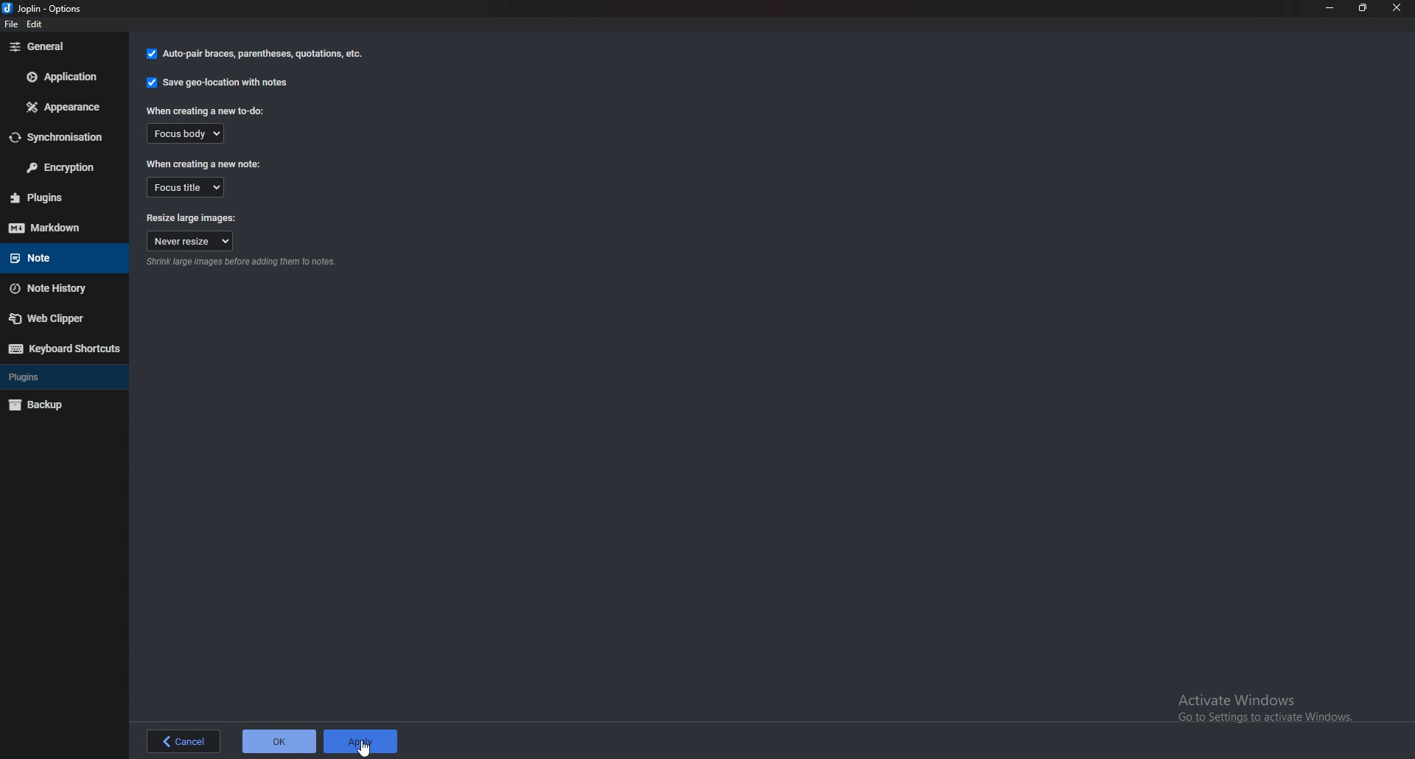 The image size is (1415, 759). What do you see at coordinates (365, 741) in the screenshot?
I see `apply` at bounding box center [365, 741].